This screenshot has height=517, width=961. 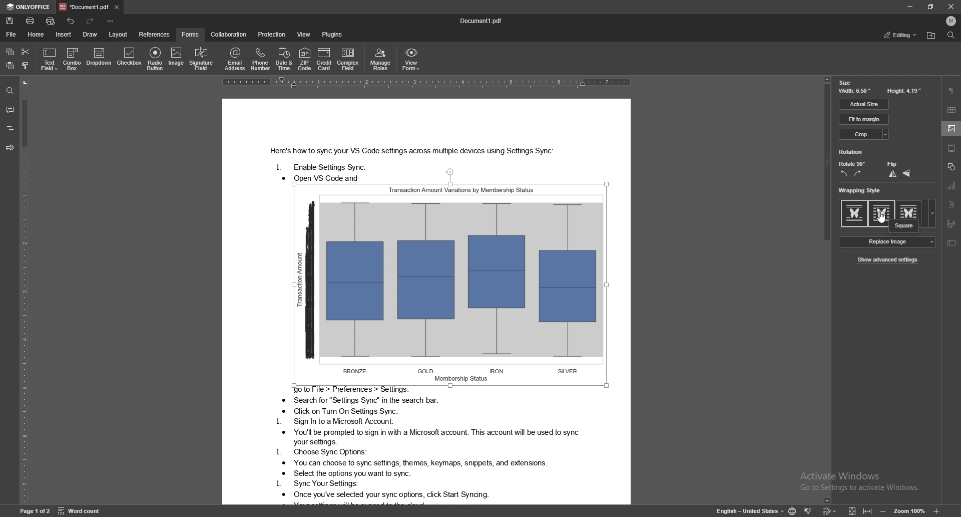 I want to click on find, so click(x=10, y=91).